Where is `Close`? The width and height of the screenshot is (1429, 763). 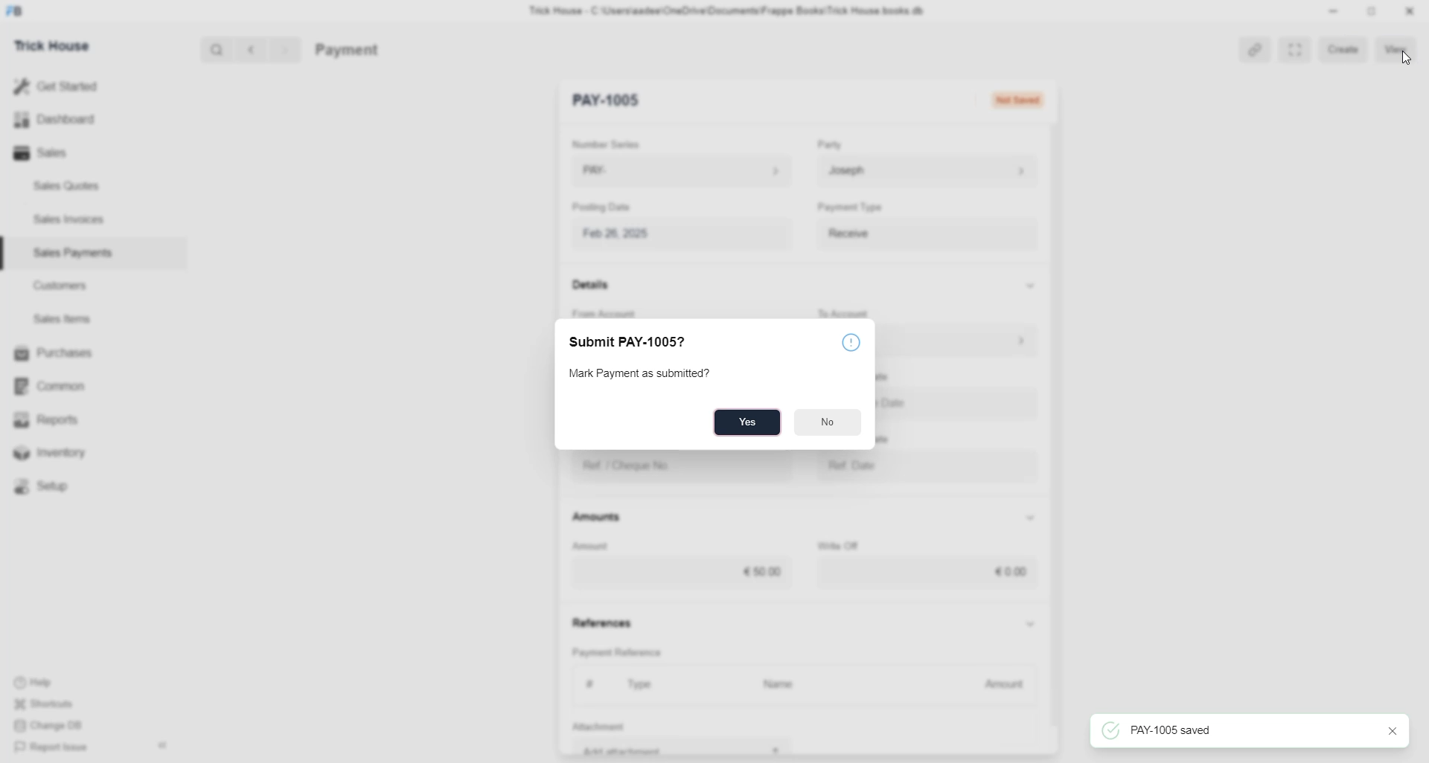
Close is located at coordinates (1409, 12).